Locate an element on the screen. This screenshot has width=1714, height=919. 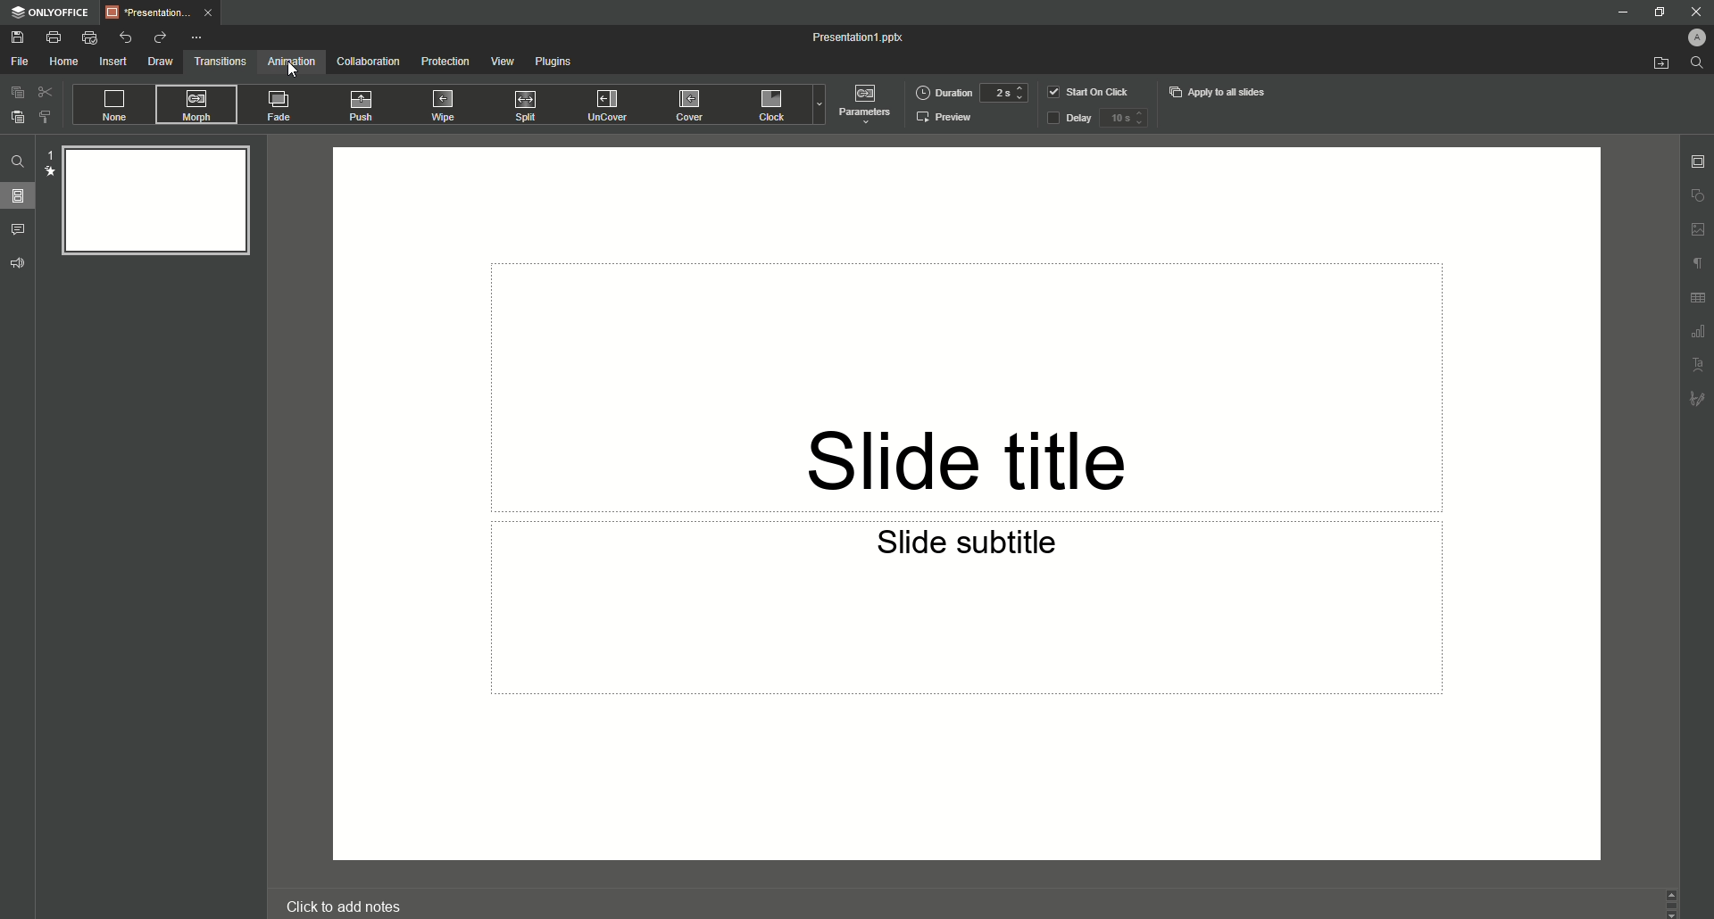
Slide title is located at coordinates (967, 439).